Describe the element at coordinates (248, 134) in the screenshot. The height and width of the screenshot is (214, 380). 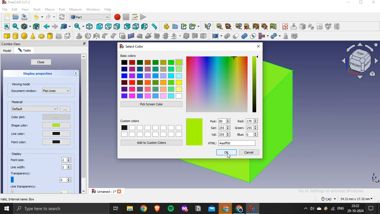
I see `blue` at that location.